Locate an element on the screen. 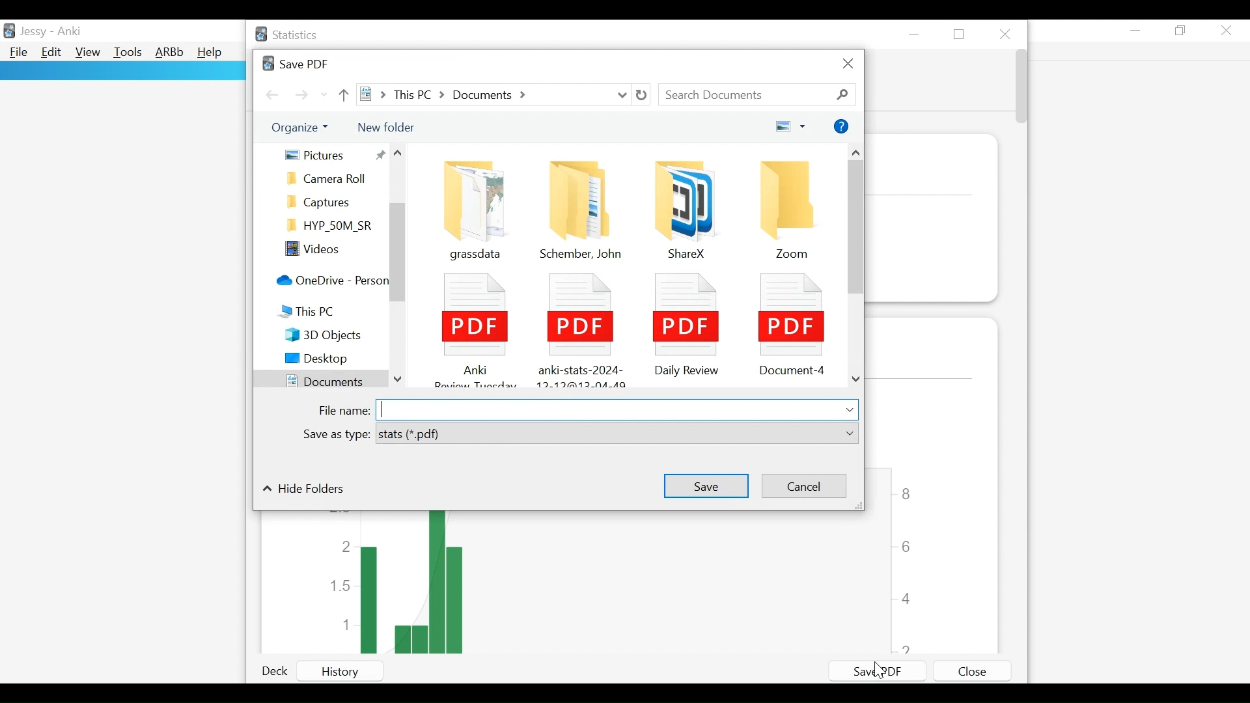 This screenshot has width=1250, height=703. OneDrive is located at coordinates (330, 282).